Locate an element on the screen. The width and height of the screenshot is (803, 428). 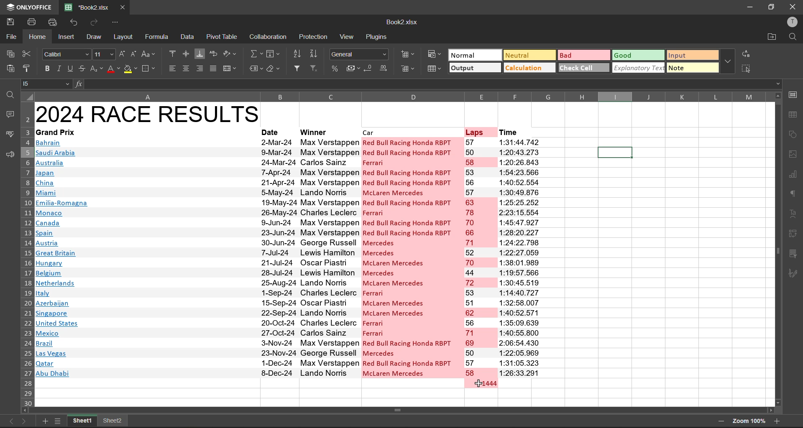
Country names is located at coordinates (63, 258).